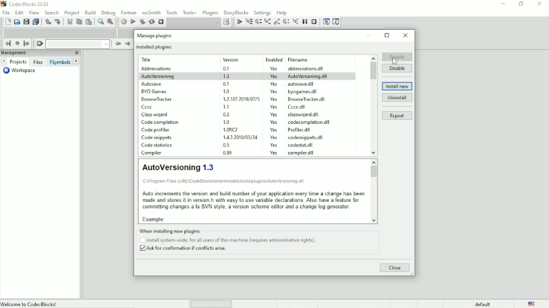  Describe the element at coordinates (226, 22) in the screenshot. I see `Show the select target dialog` at that location.